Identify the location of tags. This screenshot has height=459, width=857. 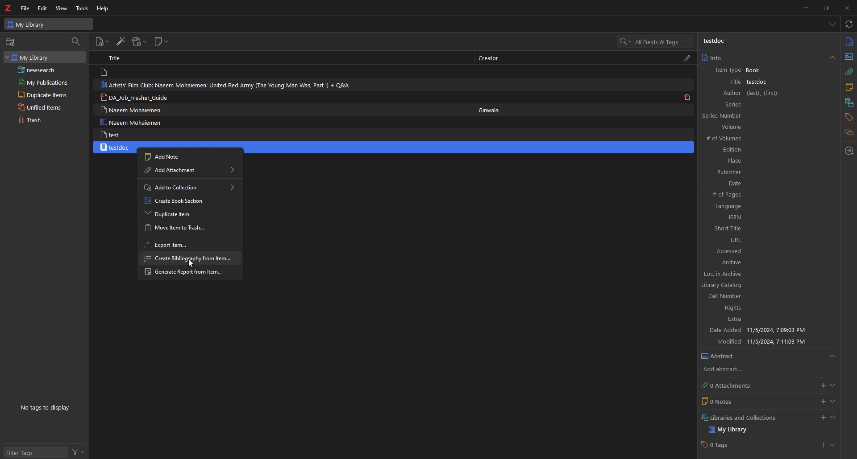
(848, 117).